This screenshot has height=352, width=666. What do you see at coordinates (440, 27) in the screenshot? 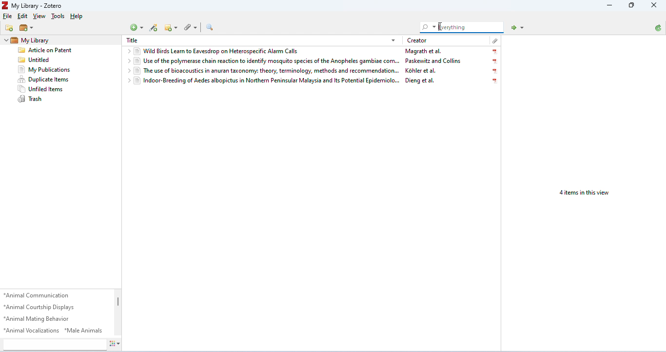
I see `Cursor Position` at bounding box center [440, 27].